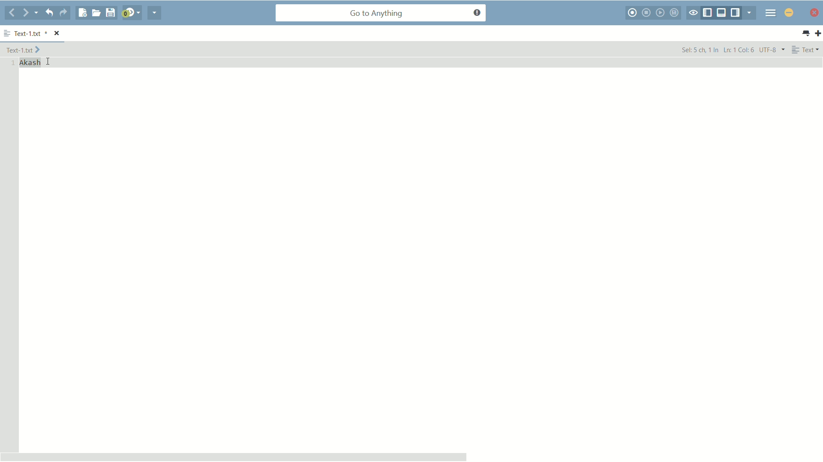 This screenshot has height=462, width=823. Describe the element at coordinates (12, 13) in the screenshot. I see `back` at that location.